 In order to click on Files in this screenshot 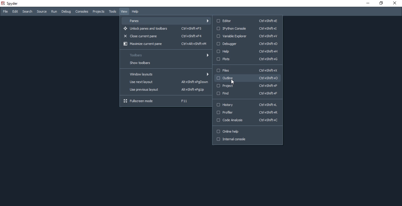, I will do `click(247, 70)`.